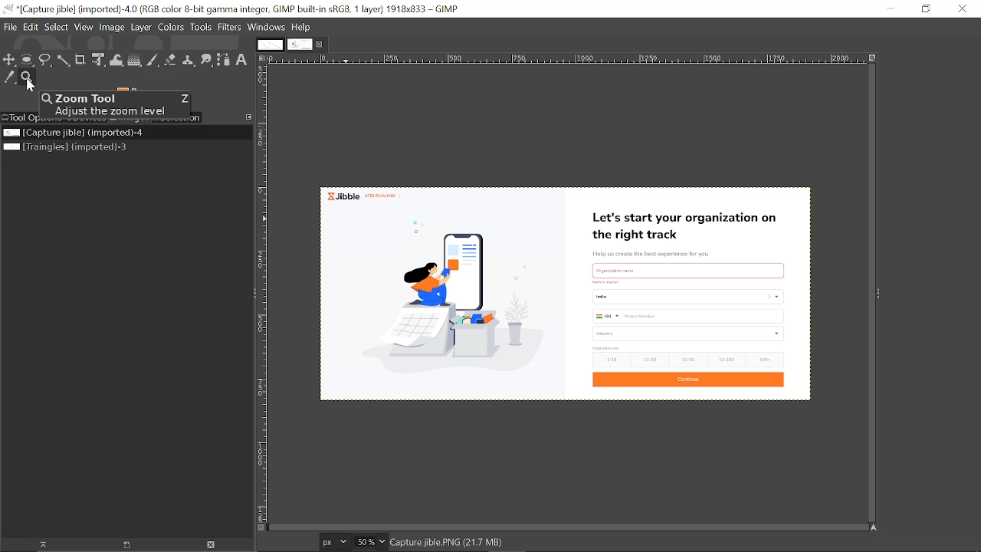 The width and height of the screenshot is (981, 552). What do you see at coordinates (46, 546) in the screenshot?
I see `Raise this image's display` at bounding box center [46, 546].